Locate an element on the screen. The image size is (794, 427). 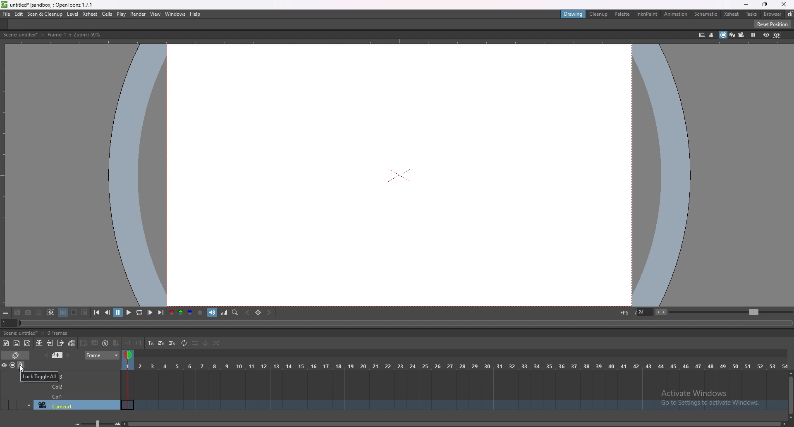
increase step is located at coordinates (139, 343).